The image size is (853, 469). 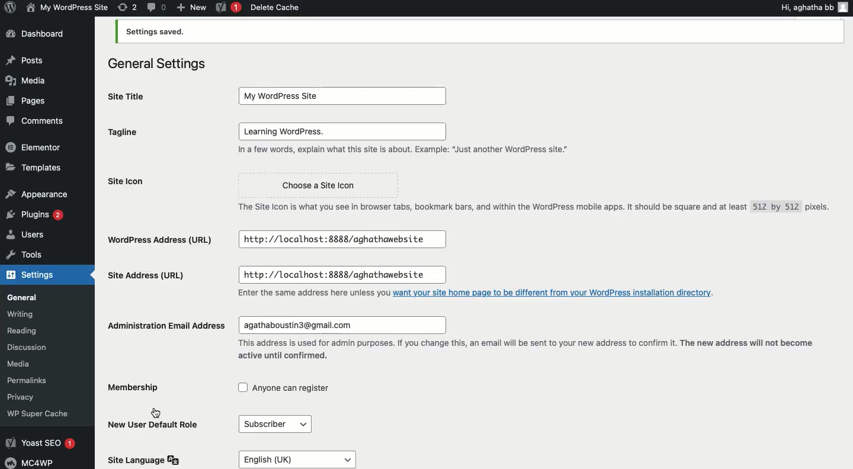 I want to click on Site address (URL), so click(x=163, y=274).